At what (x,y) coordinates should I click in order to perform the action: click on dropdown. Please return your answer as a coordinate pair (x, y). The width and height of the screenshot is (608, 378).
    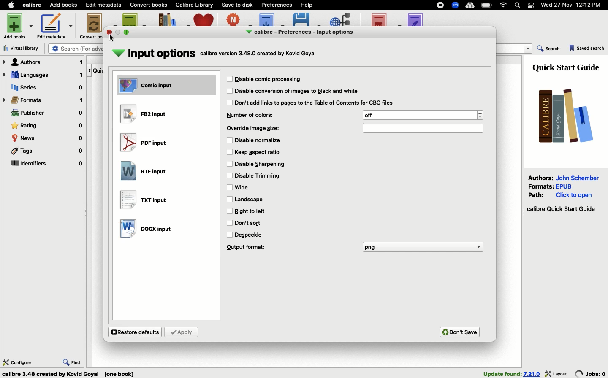
    Looking at the image, I should click on (529, 49).